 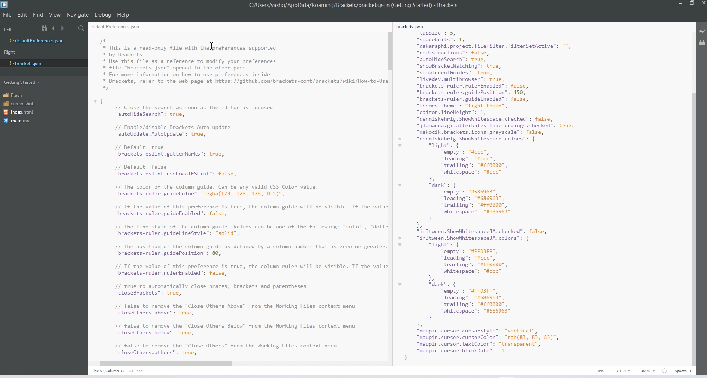 What do you see at coordinates (17, 121) in the screenshot?
I see `main.css` at bounding box center [17, 121].